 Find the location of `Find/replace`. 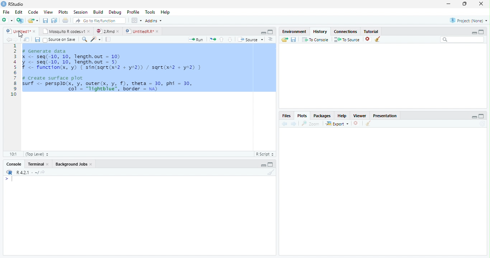

Find/replace is located at coordinates (84, 39).